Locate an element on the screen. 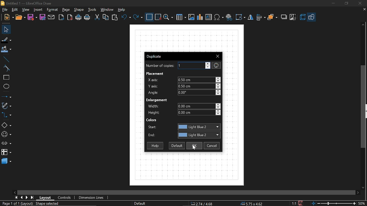 This screenshot has width=367, height=206. Start is located at coordinates (152, 127).